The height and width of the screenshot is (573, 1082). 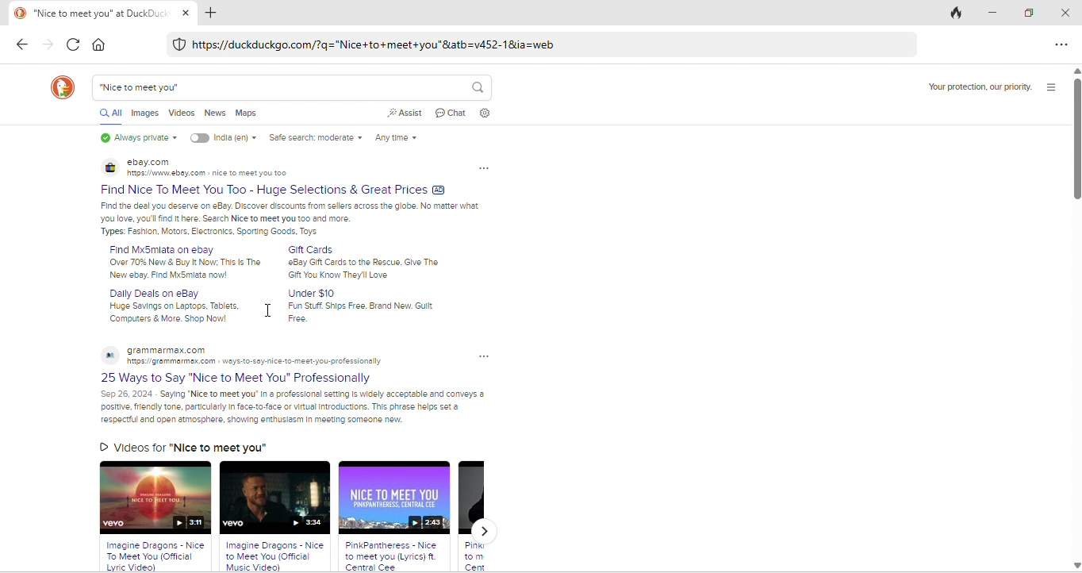 I want to click on always private, so click(x=136, y=138).